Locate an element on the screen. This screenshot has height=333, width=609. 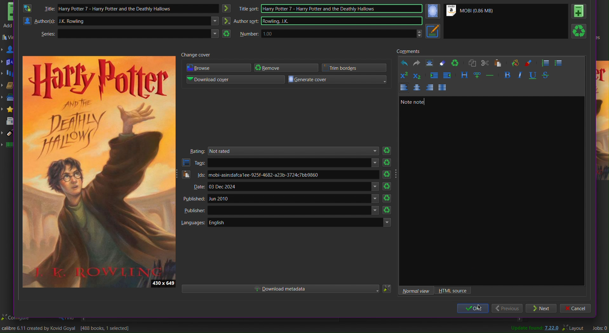
Text area is located at coordinates (147, 33).